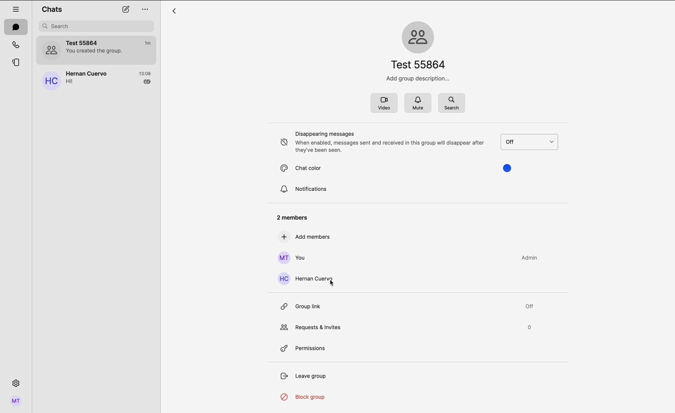 The image size is (675, 413). Describe the element at coordinates (417, 102) in the screenshot. I see `mute` at that location.